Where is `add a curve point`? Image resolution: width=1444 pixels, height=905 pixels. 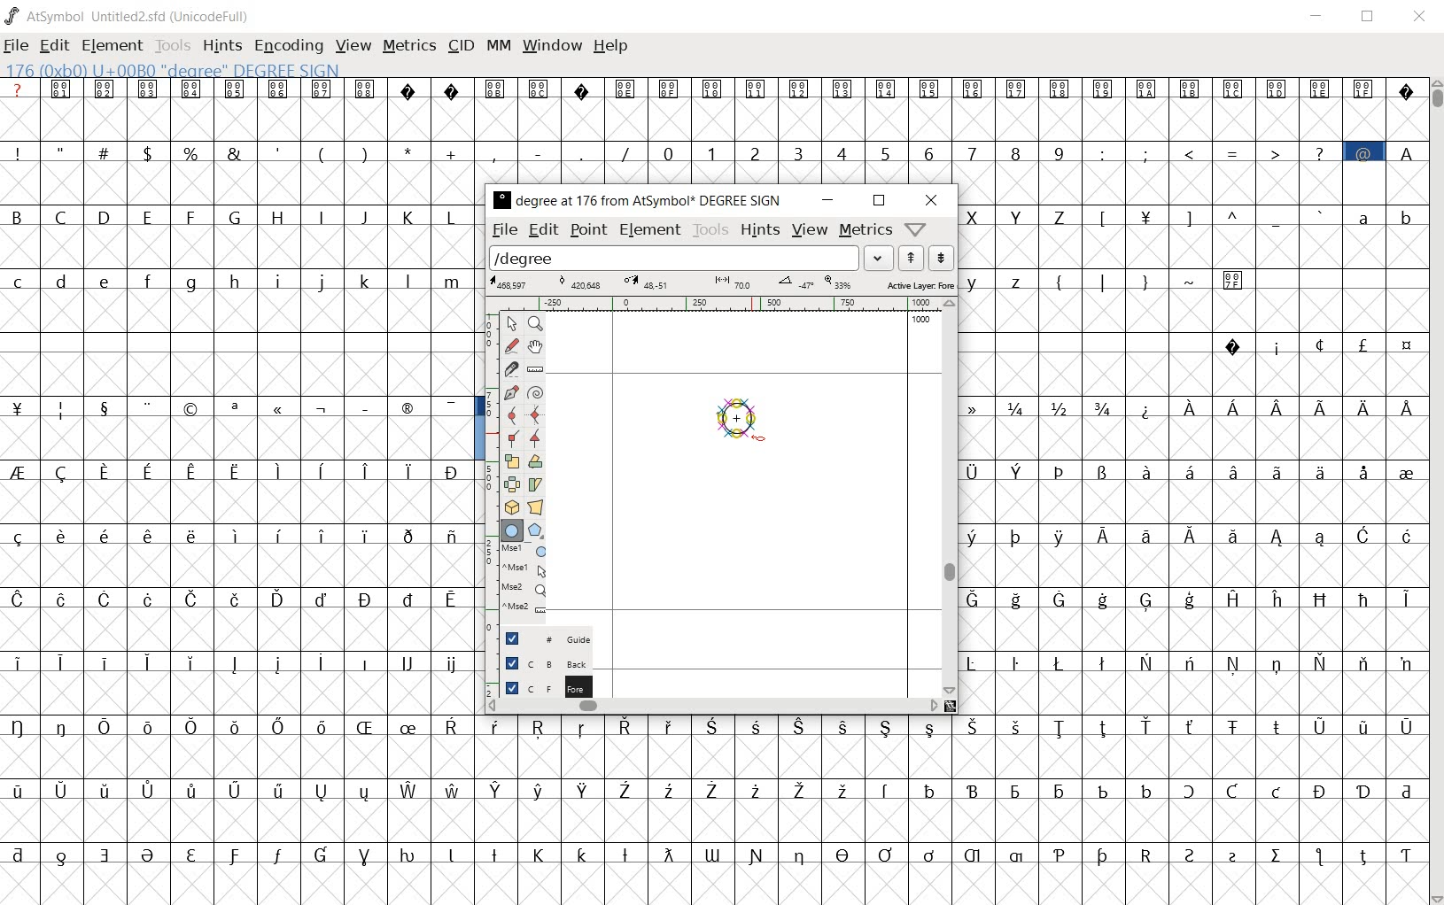
add a curve point is located at coordinates (512, 415).